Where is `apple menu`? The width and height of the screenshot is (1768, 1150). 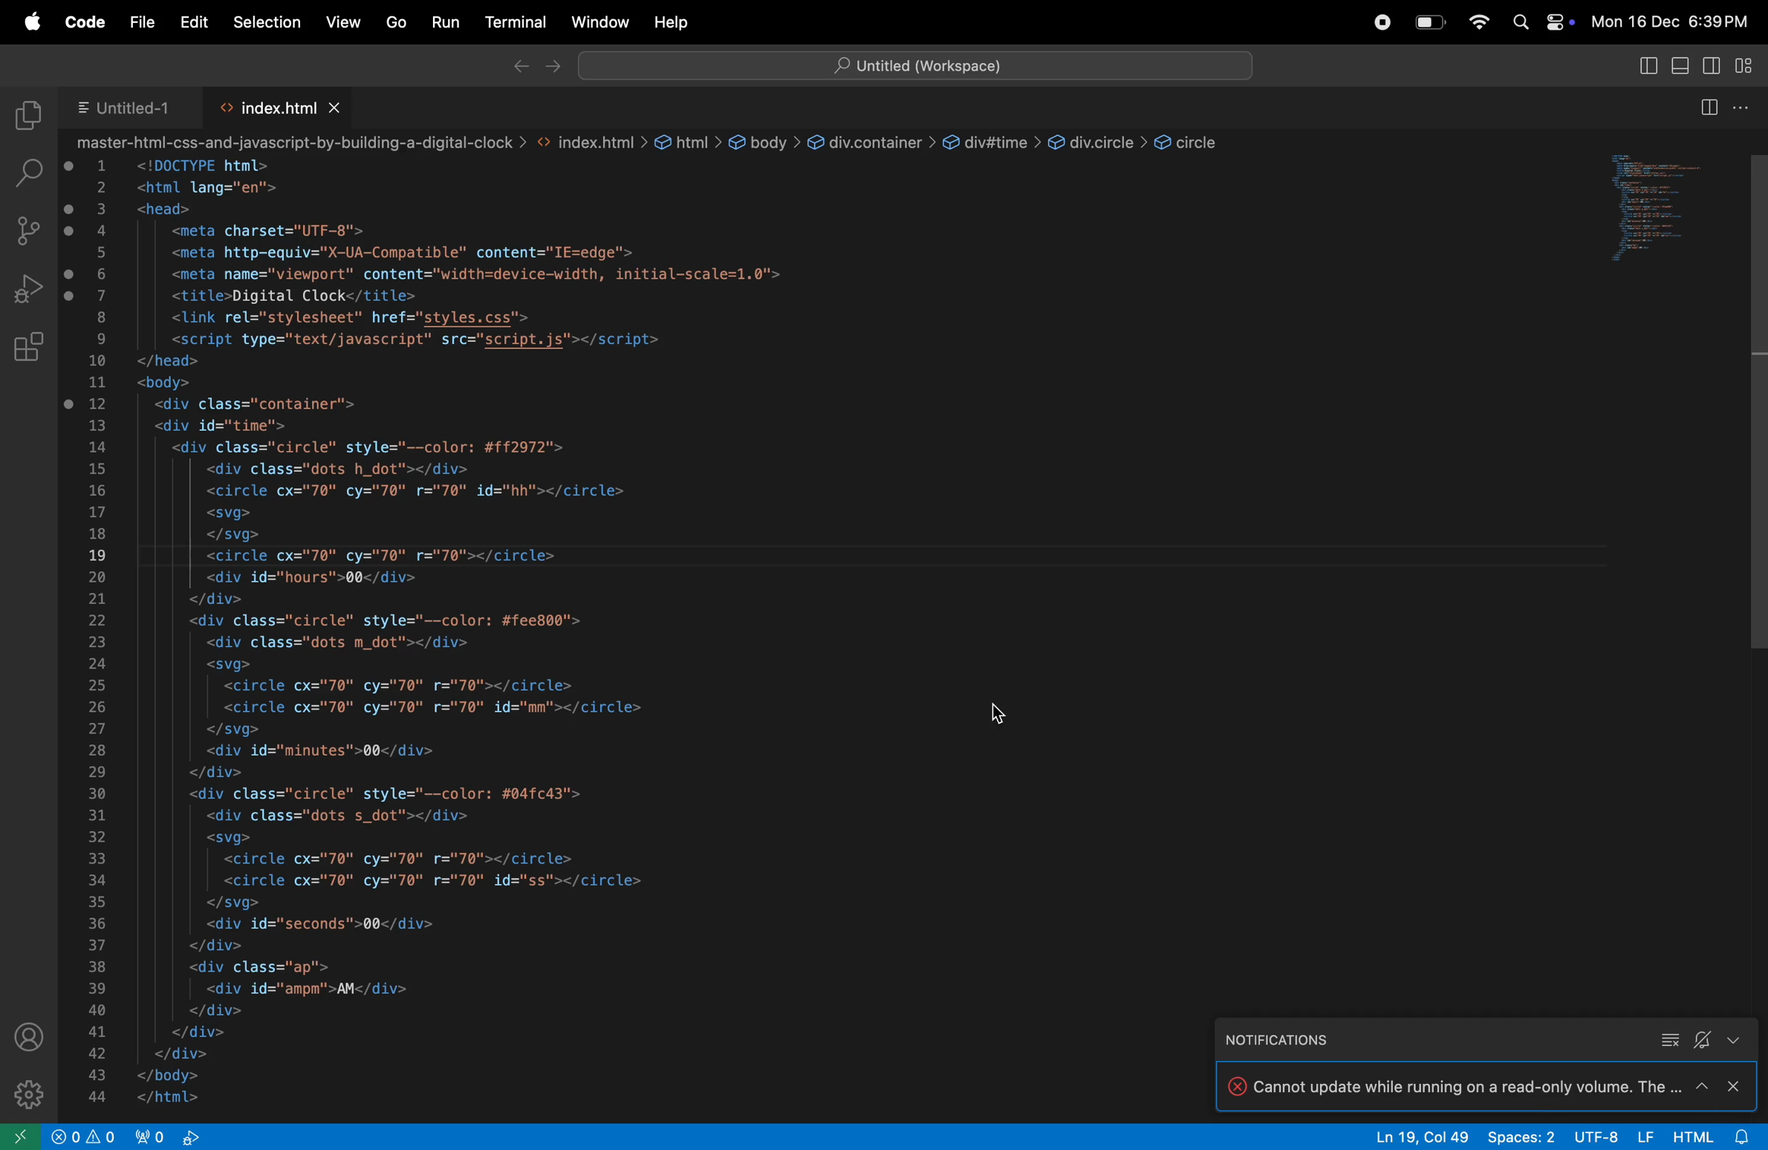
apple menu is located at coordinates (30, 23).